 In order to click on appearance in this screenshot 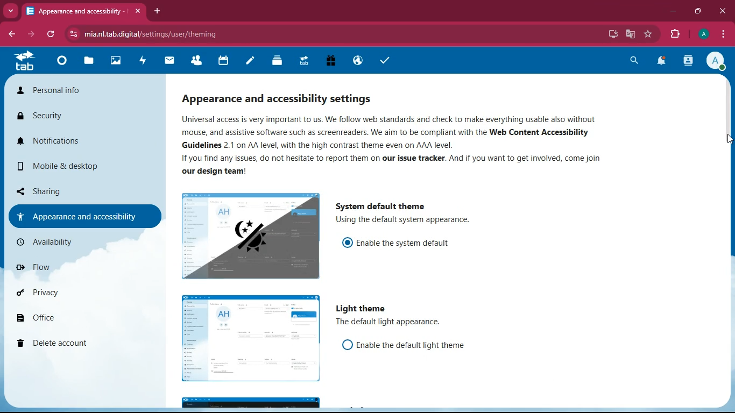, I will do `click(289, 96)`.